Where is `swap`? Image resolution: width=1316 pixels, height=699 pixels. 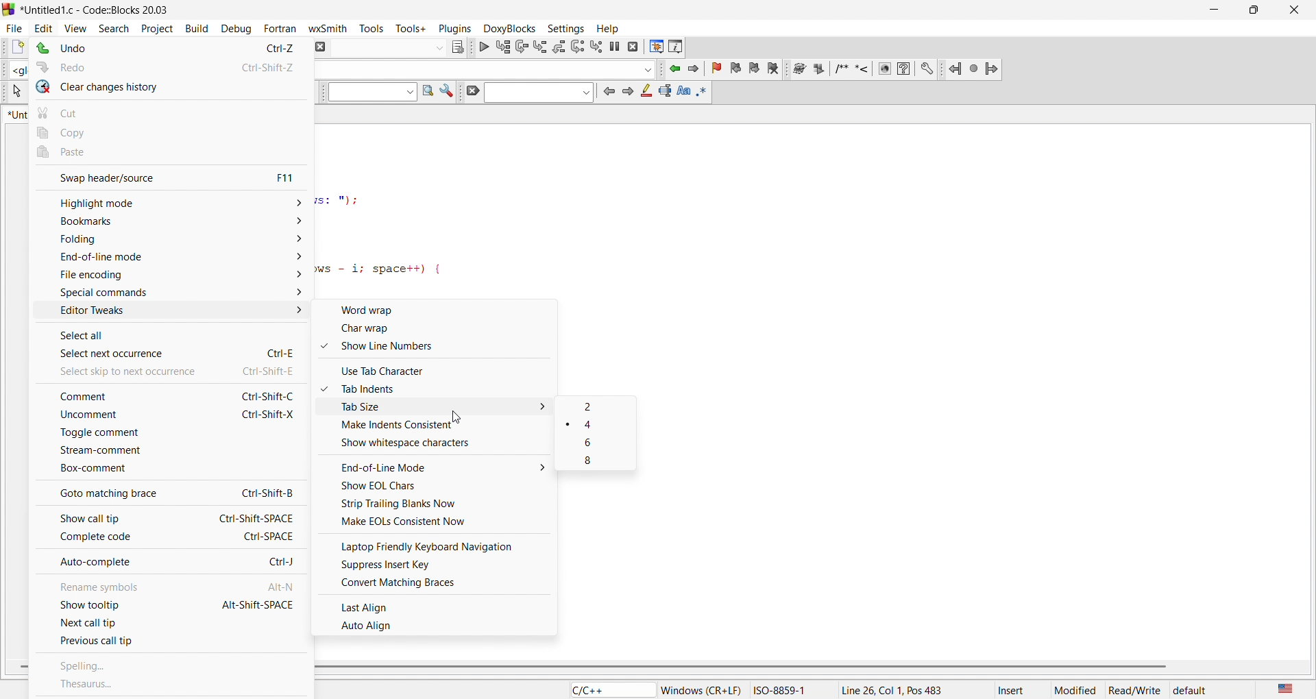
swap is located at coordinates (121, 175).